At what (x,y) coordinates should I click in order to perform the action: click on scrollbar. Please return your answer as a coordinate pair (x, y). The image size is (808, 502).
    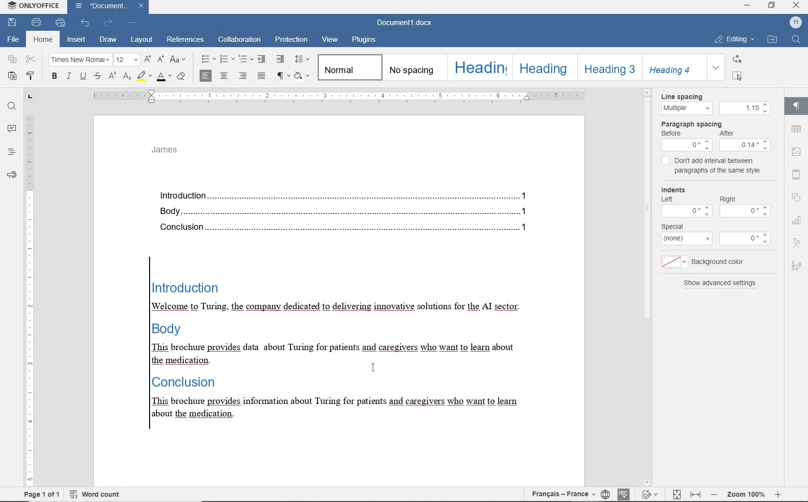
    Looking at the image, I should click on (780, 286).